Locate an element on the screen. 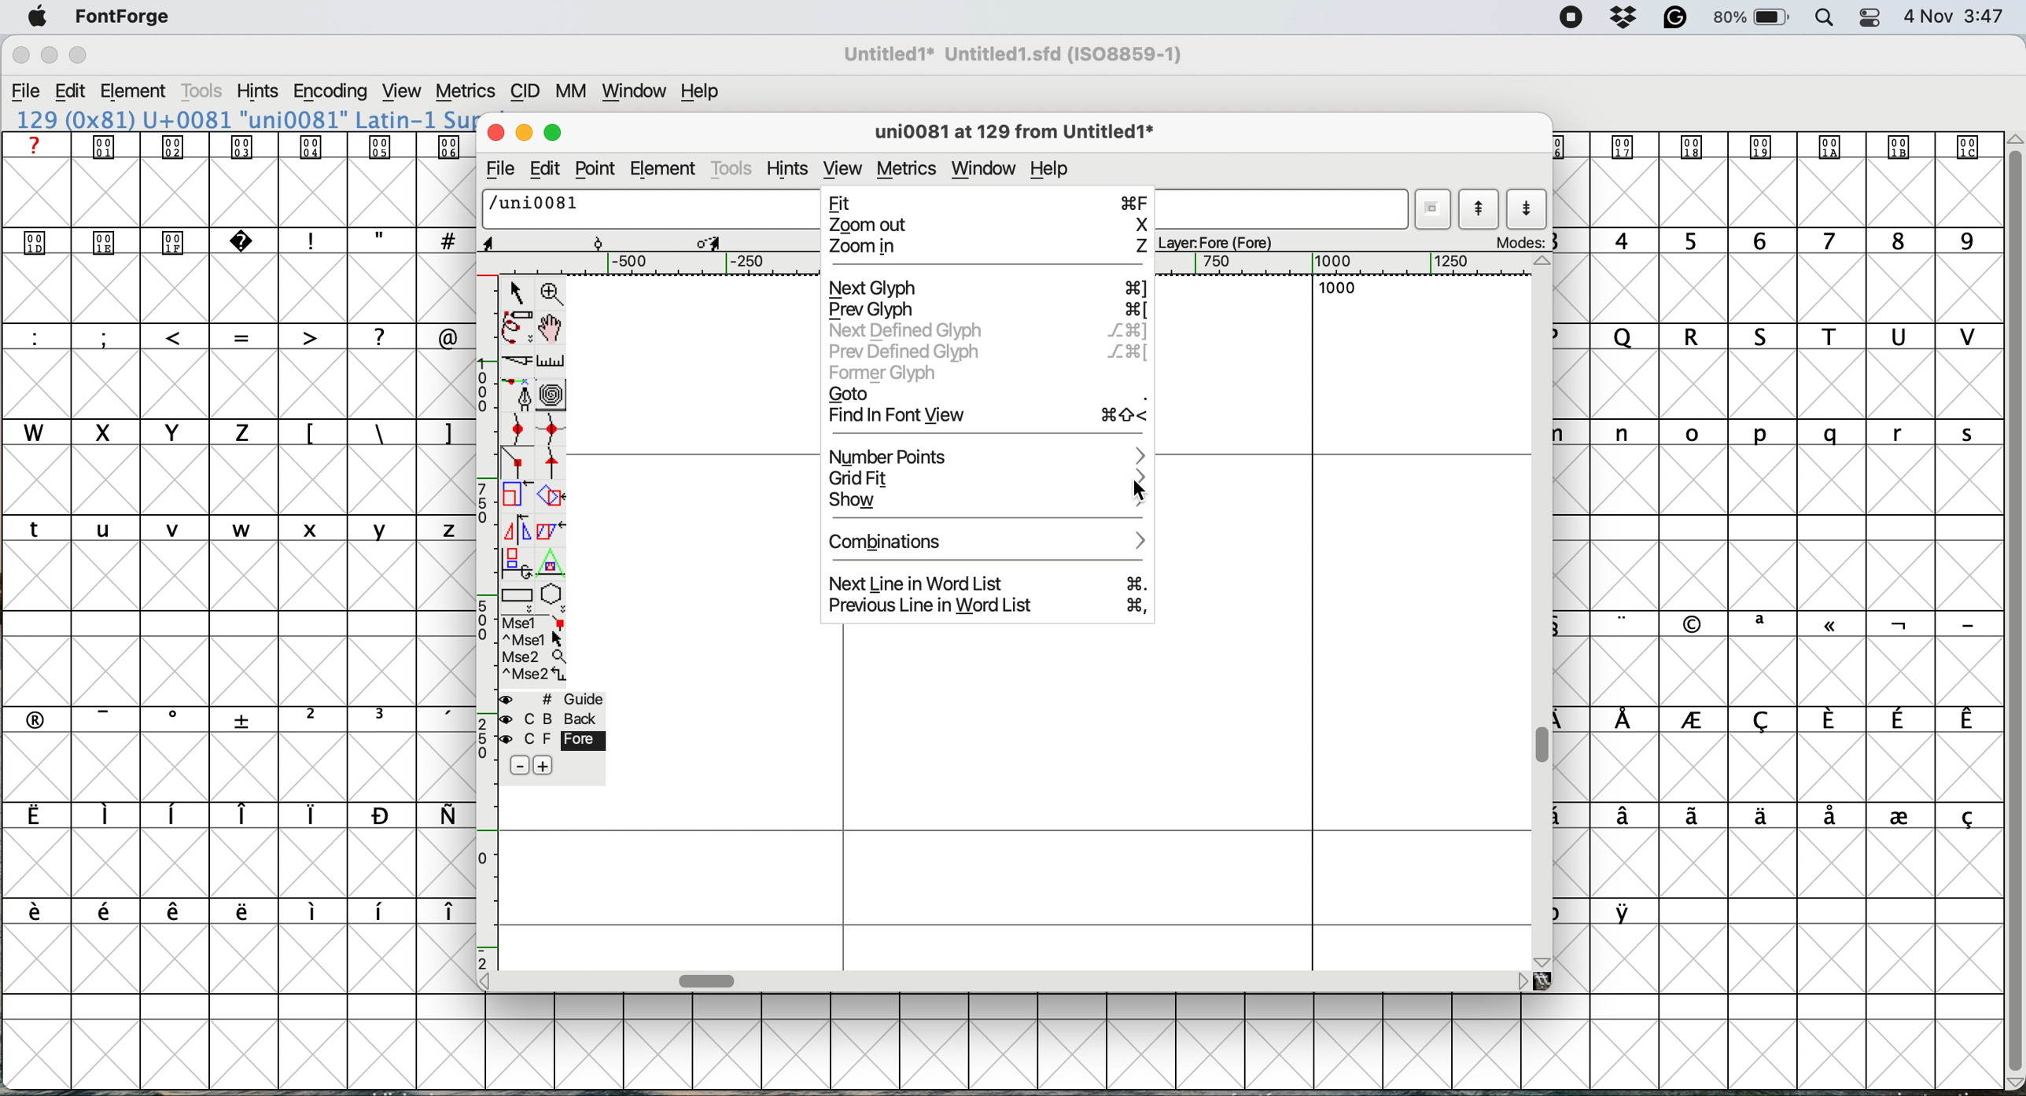 Image resolution: width=2026 pixels, height=1096 pixels. horizontal scroll bar is located at coordinates (712, 980).